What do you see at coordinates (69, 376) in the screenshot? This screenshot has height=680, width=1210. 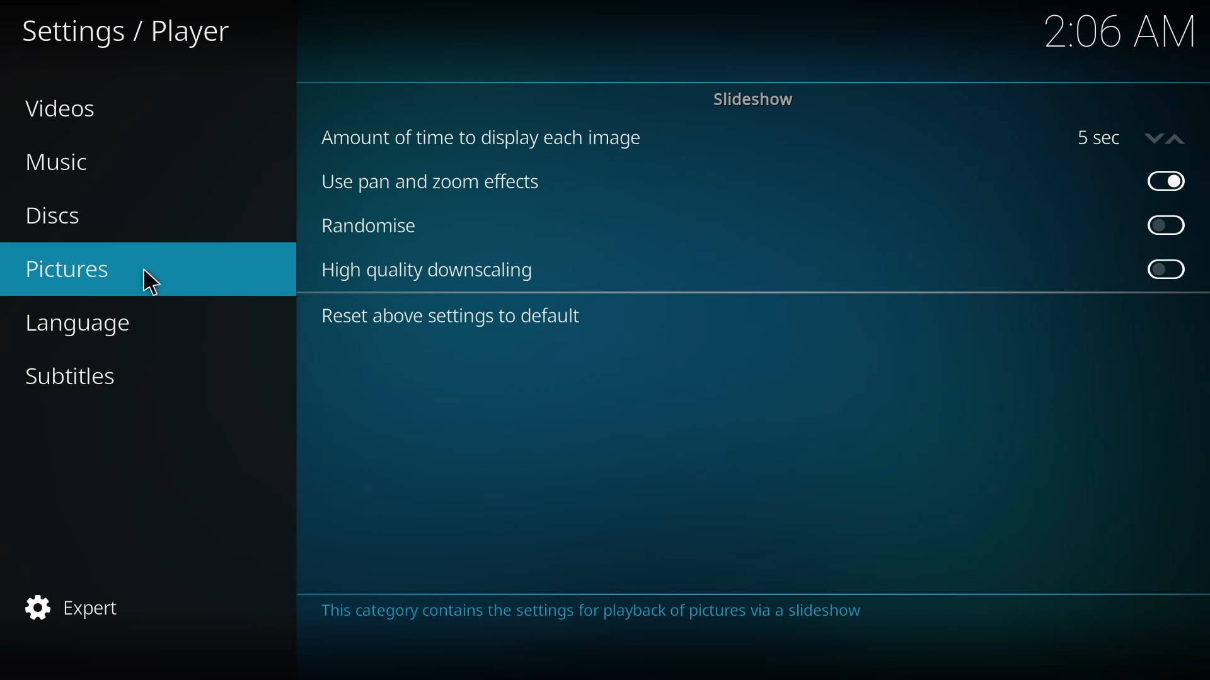 I see `subtitles` at bounding box center [69, 376].